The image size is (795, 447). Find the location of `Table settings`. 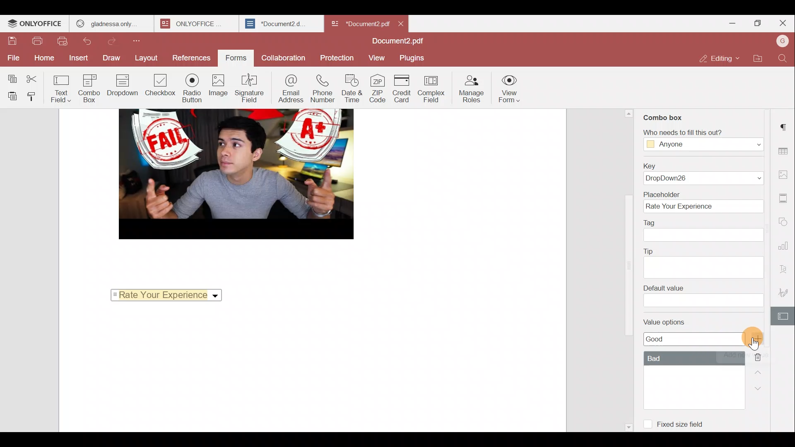

Table settings is located at coordinates (786, 151).